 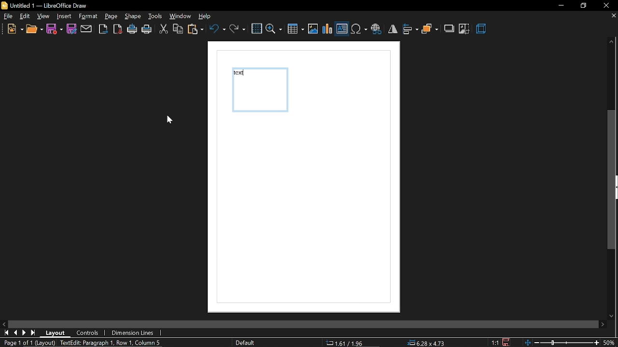 I want to click on format, so click(x=88, y=16).